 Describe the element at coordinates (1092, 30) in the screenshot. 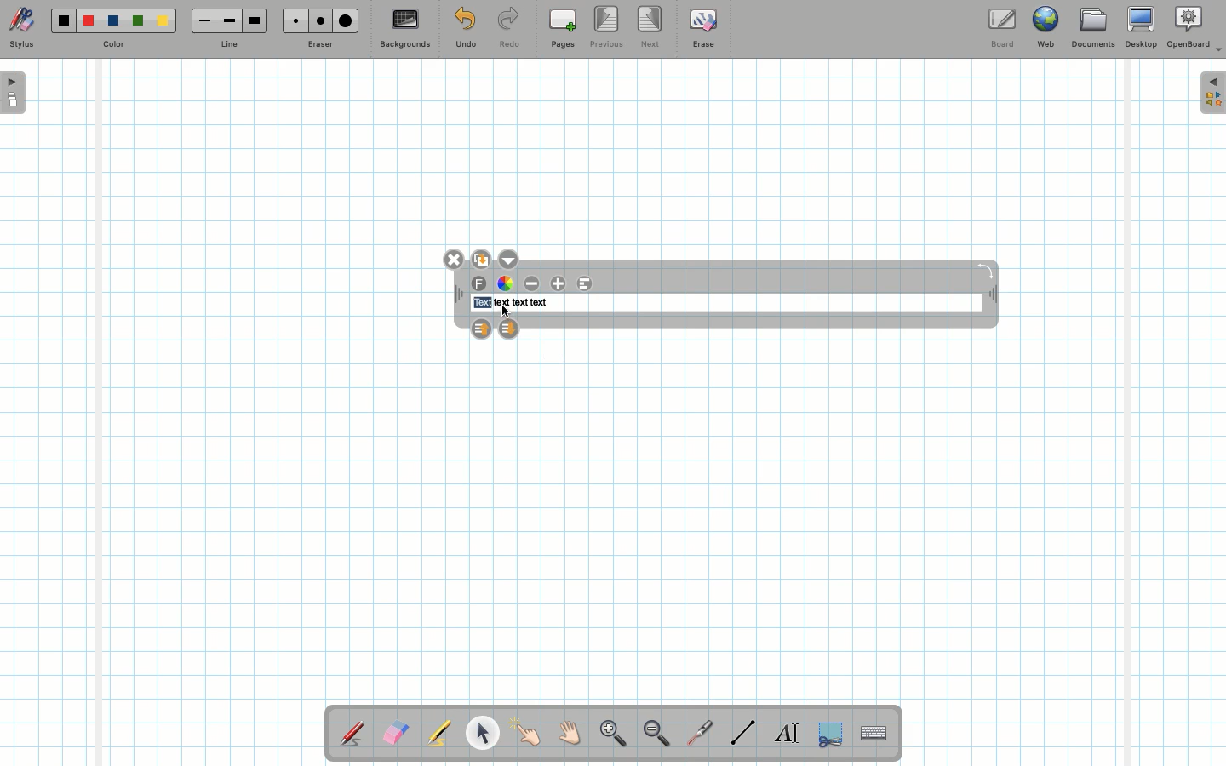

I see `Documents` at that location.